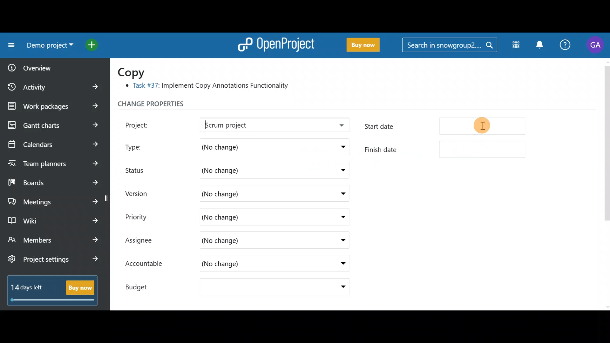 This screenshot has width=610, height=343. What do you see at coordinates (606, 183) in the screenshot?
I see `Scroll bar` at bounding box center [606, 183].